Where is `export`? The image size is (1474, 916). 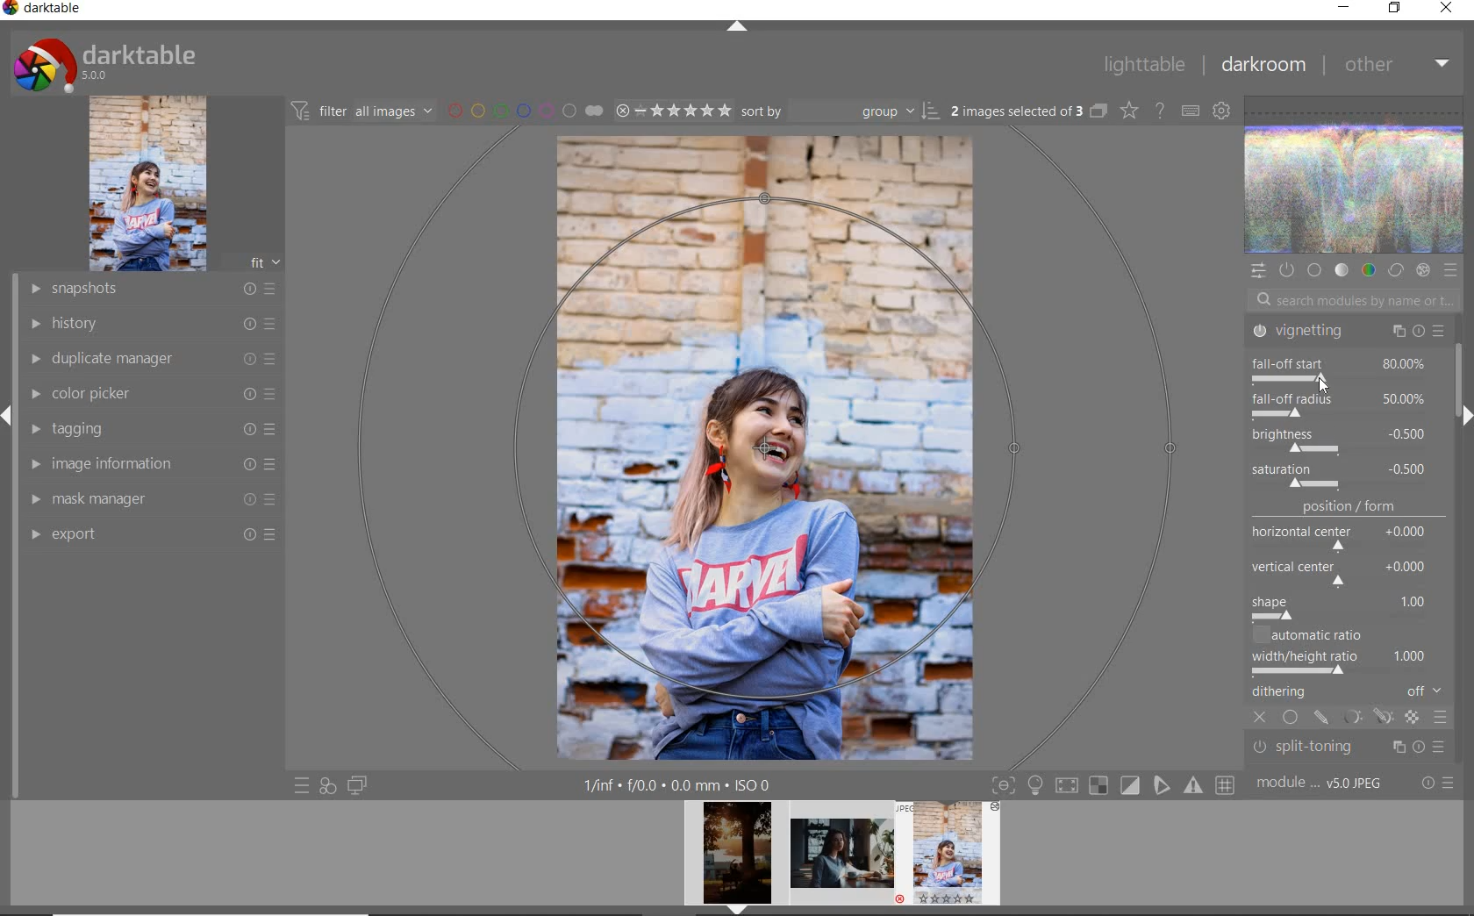 export is located at coordinates (151, 533).